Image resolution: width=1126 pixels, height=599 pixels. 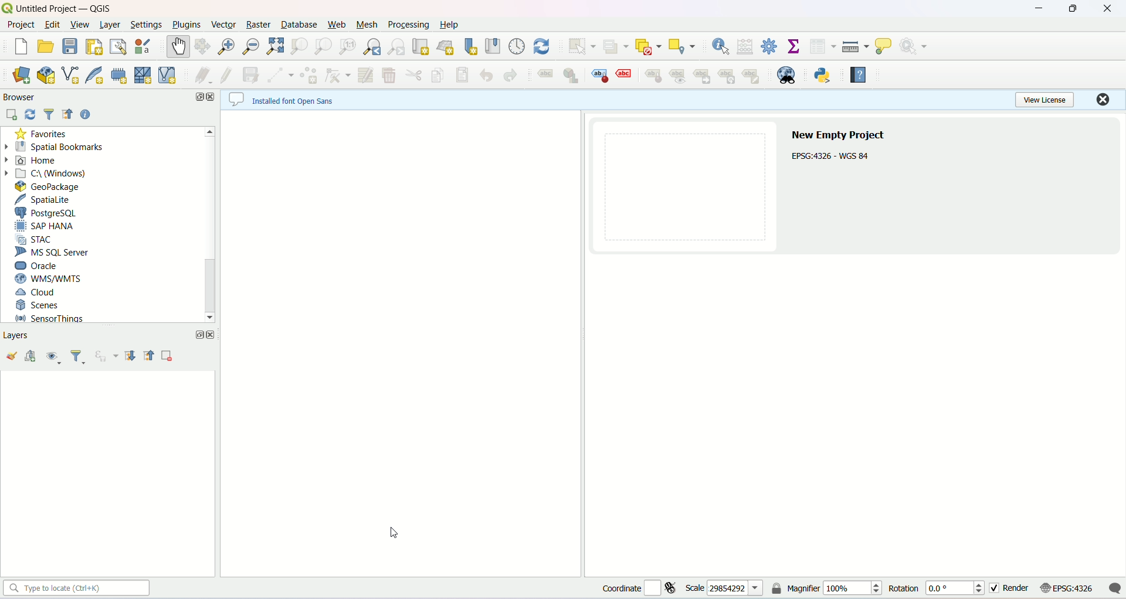 I want to click on select features by value, so click(x=617, y=46).